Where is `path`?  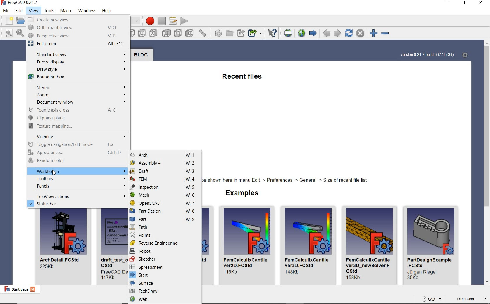
path is located at coordinates (165, 227).